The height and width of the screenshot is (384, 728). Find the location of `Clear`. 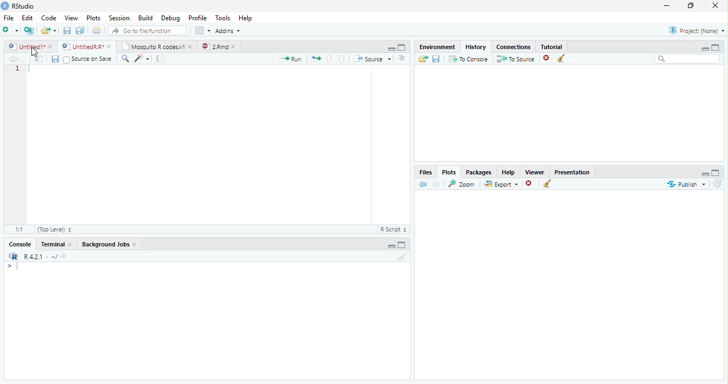

Clear is located at coordinates (401, 257).